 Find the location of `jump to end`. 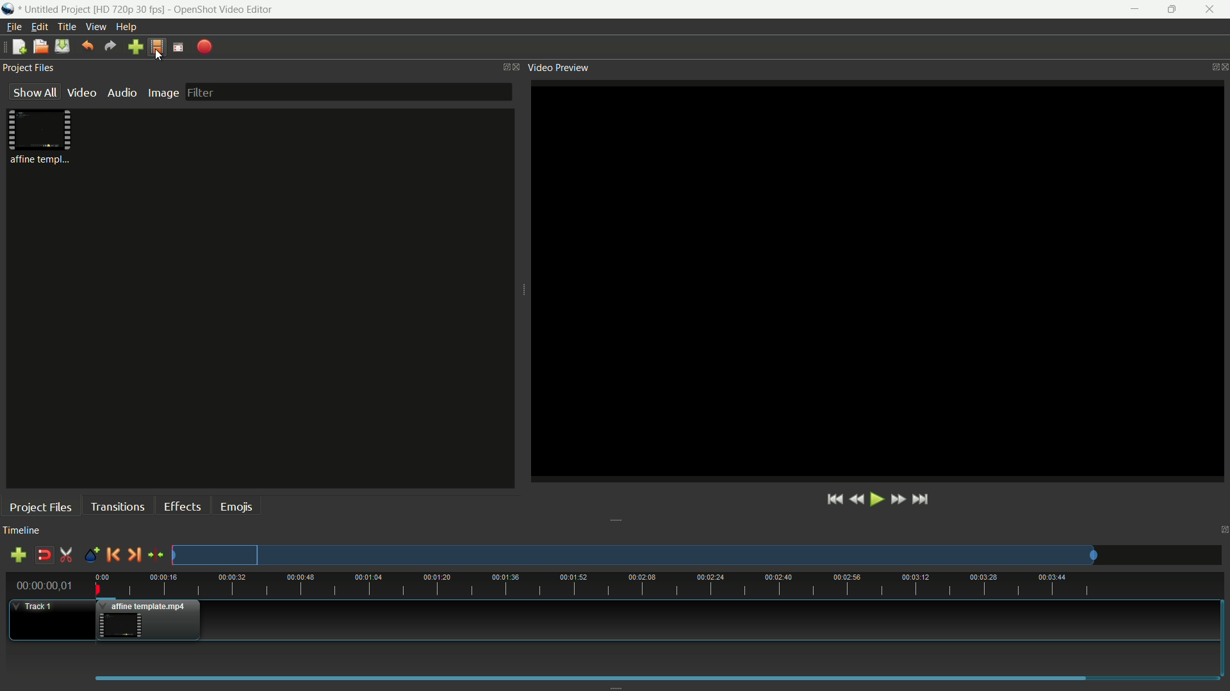

jump to end is located at coordinates (923, 500).